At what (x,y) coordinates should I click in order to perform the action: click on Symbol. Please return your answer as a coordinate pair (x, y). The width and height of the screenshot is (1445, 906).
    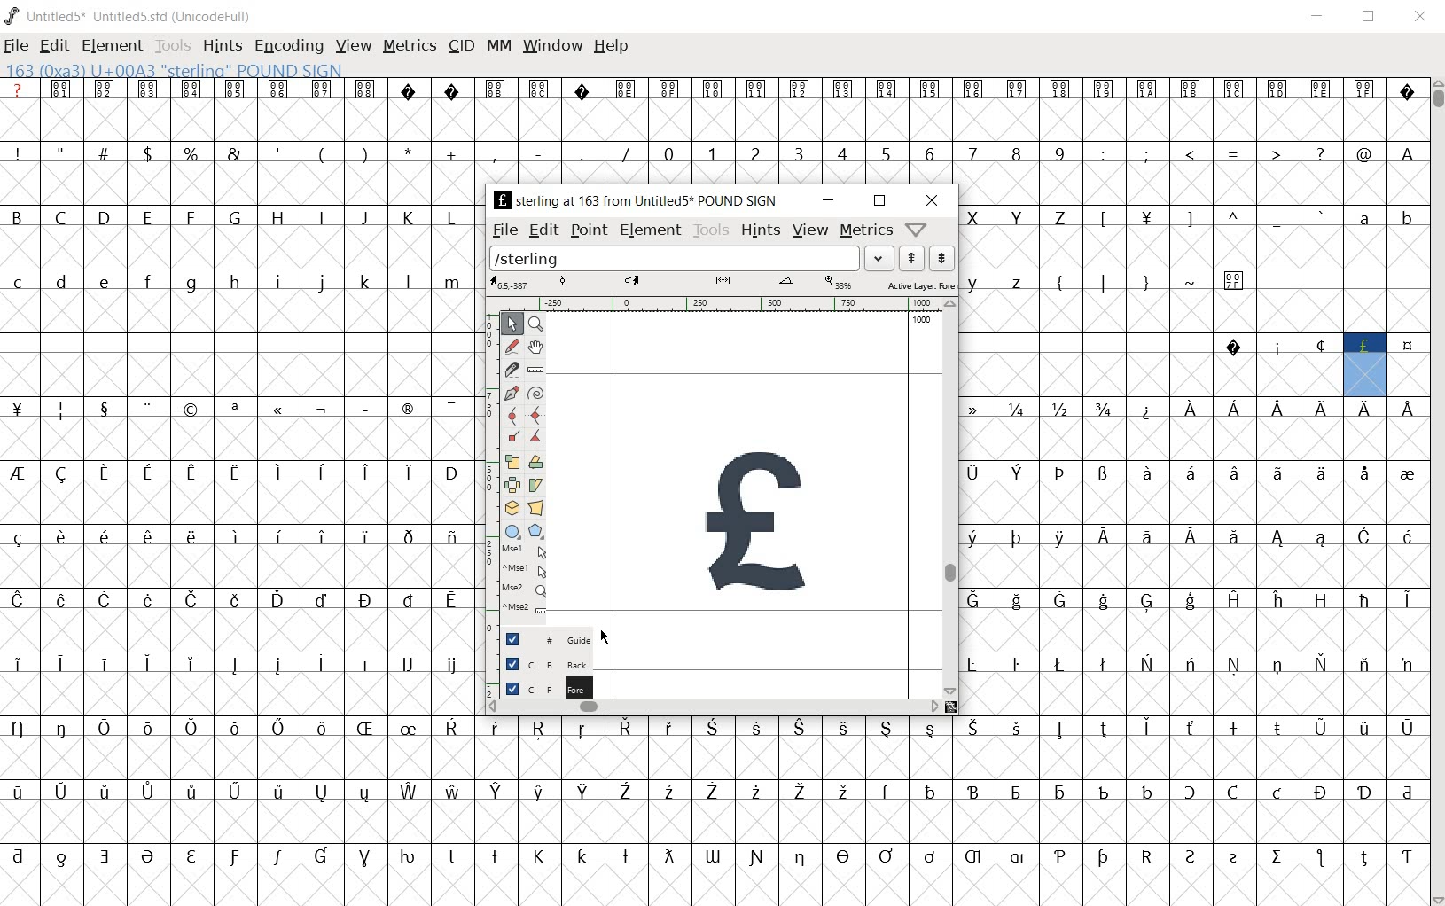
    Looking at the image, I should click on (1318, 728).